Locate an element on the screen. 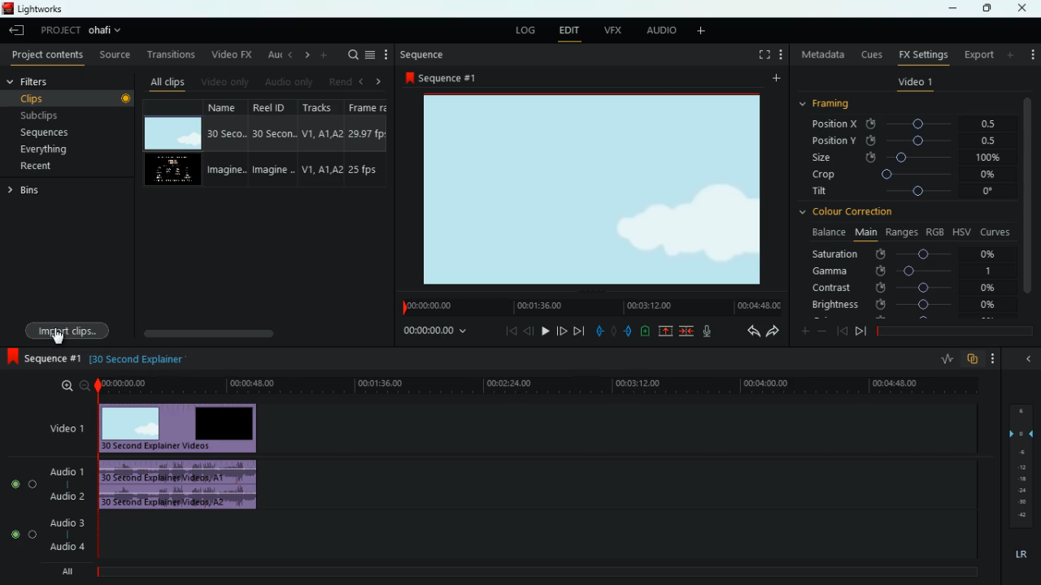 This screenshot has width=1041, height=585. more is located at coordinates (386, 54).